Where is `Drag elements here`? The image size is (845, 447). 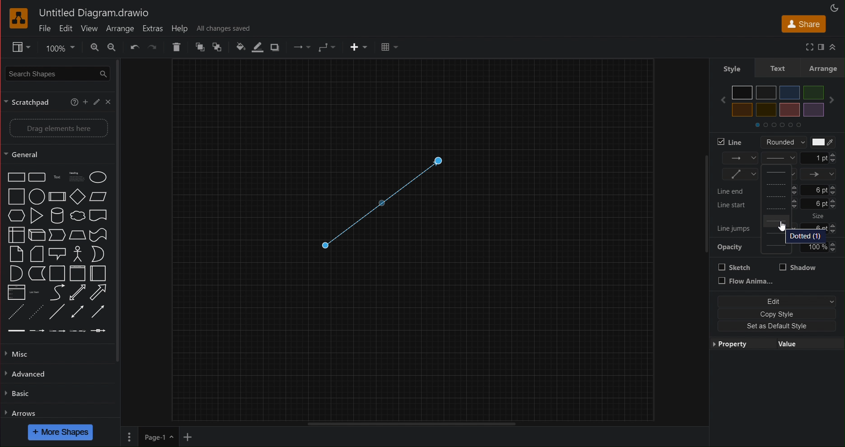
Drag elements here is located at coordinates (57, 129).